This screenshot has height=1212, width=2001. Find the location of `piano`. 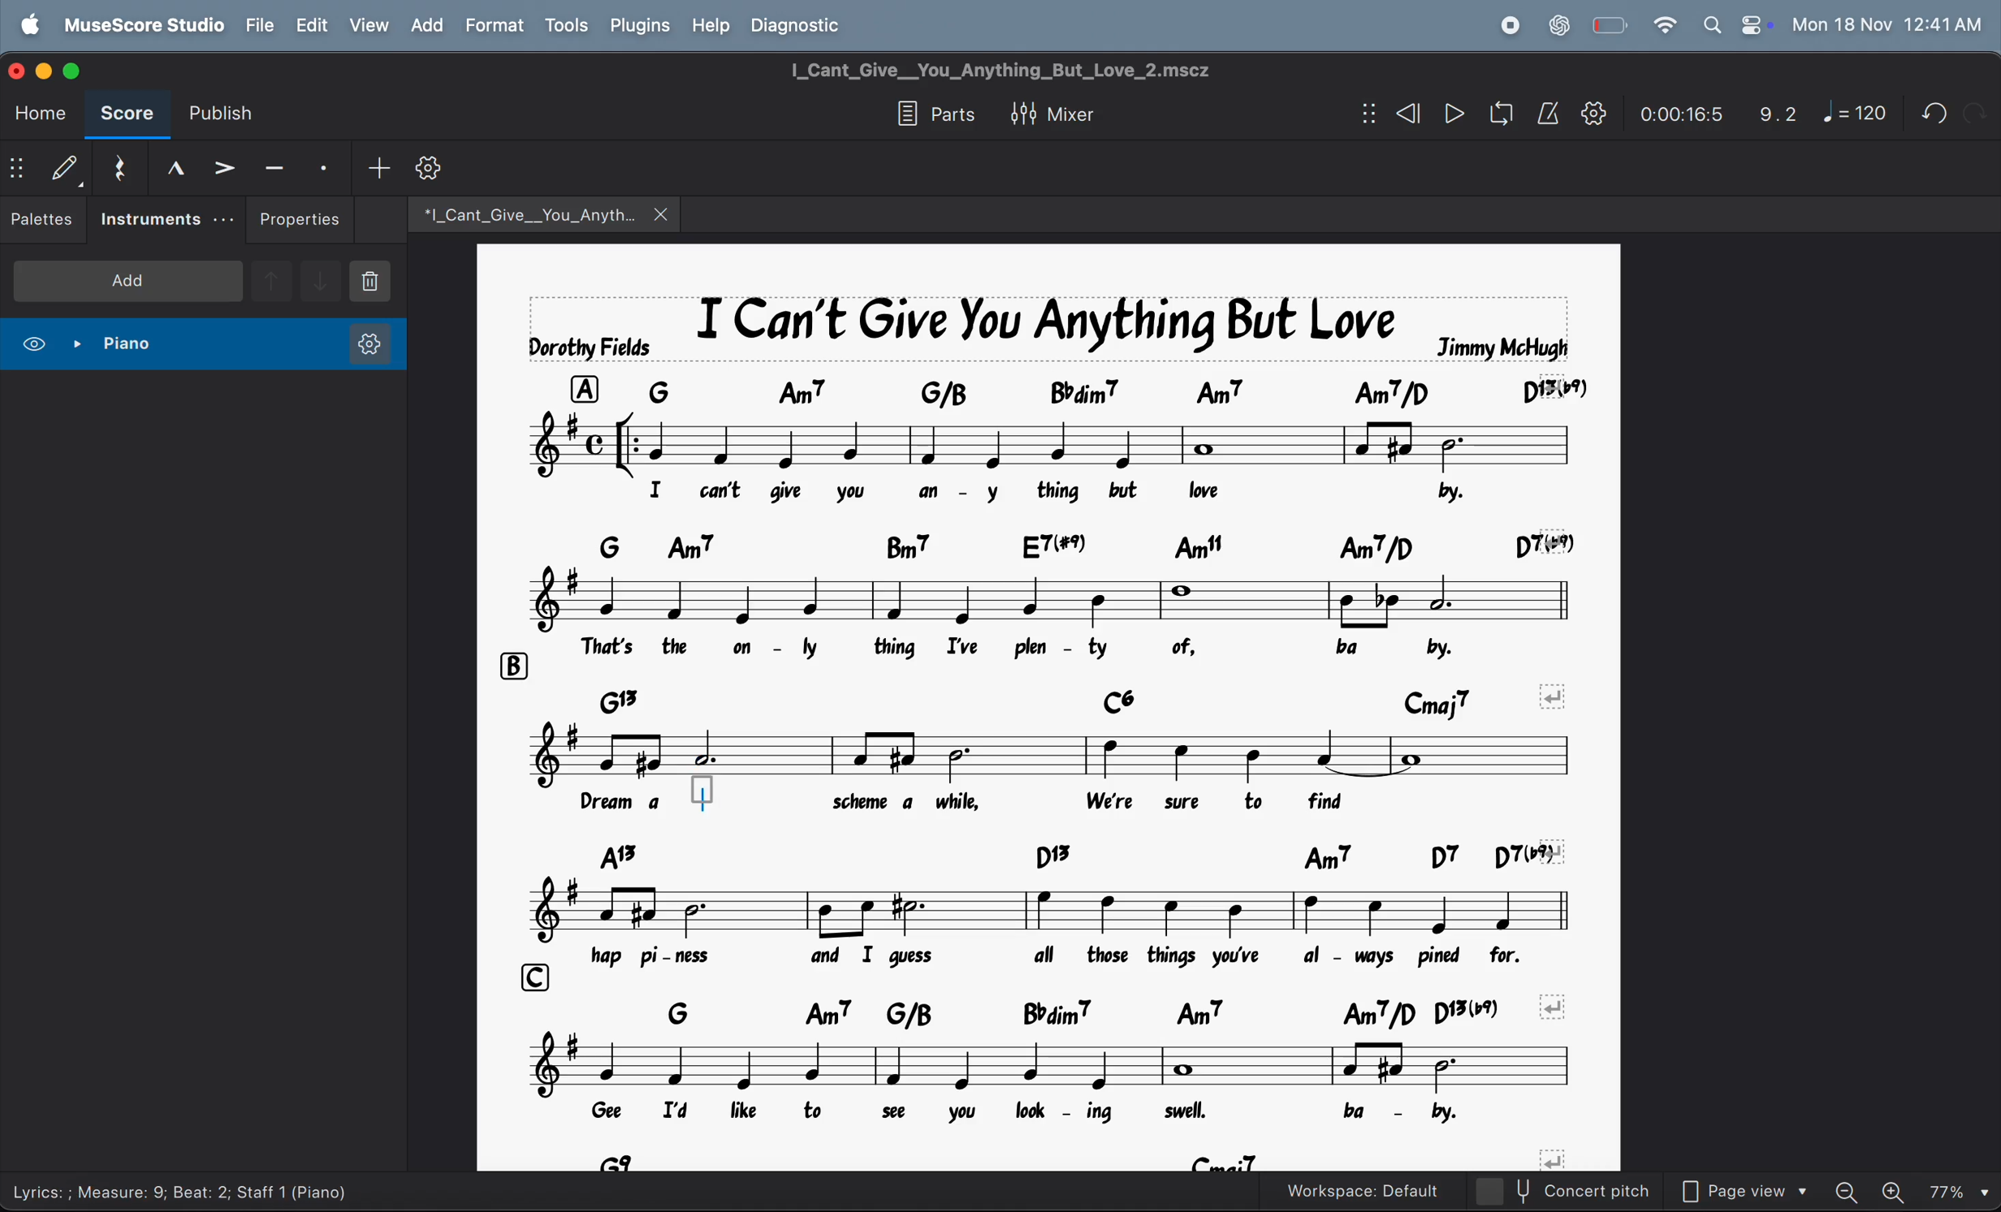

piano is located at coordinates (112, 341).